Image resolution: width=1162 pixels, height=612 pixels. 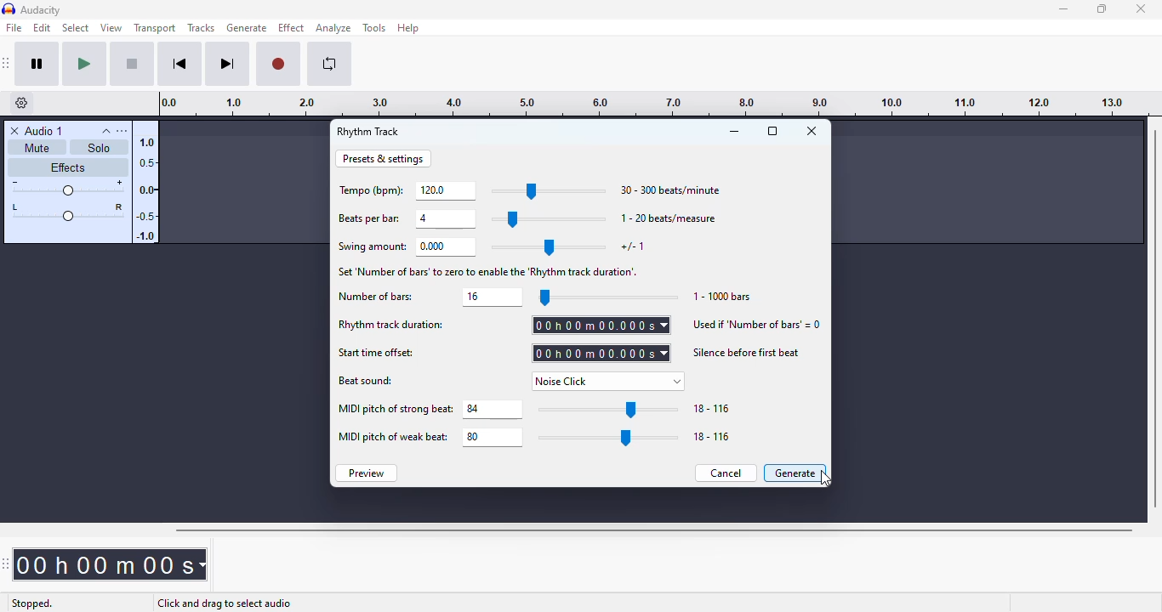 I want to click on presets & settings, so click(x=382, y=159).